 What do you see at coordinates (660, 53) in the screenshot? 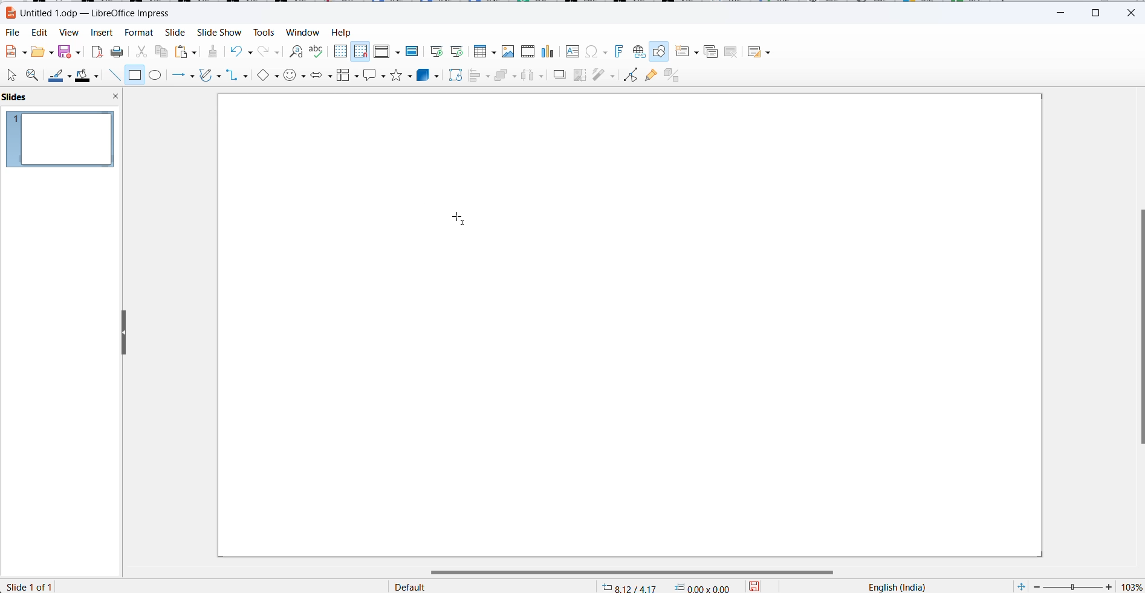
I see `Show draw functions` at bounding box center [660, 53].